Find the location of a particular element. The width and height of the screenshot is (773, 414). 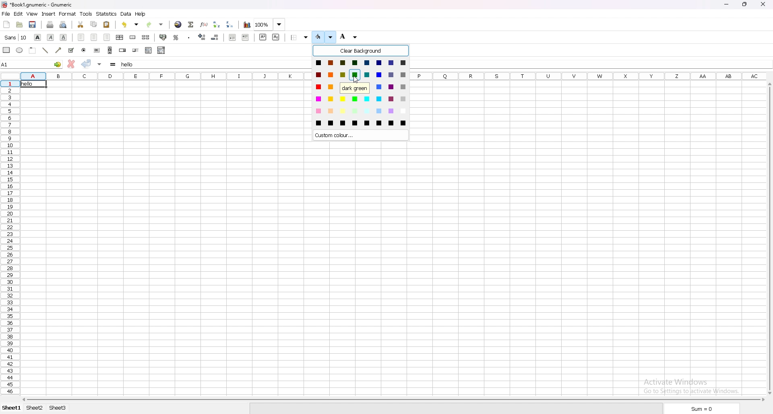

decrease indent is located at coordinates (232, 37).